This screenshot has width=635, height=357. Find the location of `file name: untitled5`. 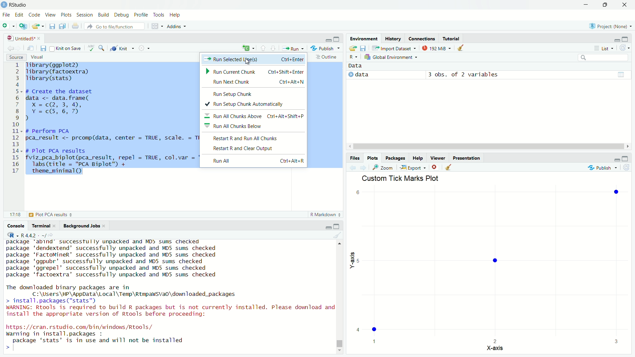

file name: untitled5 is located at coordinates (24, 38).